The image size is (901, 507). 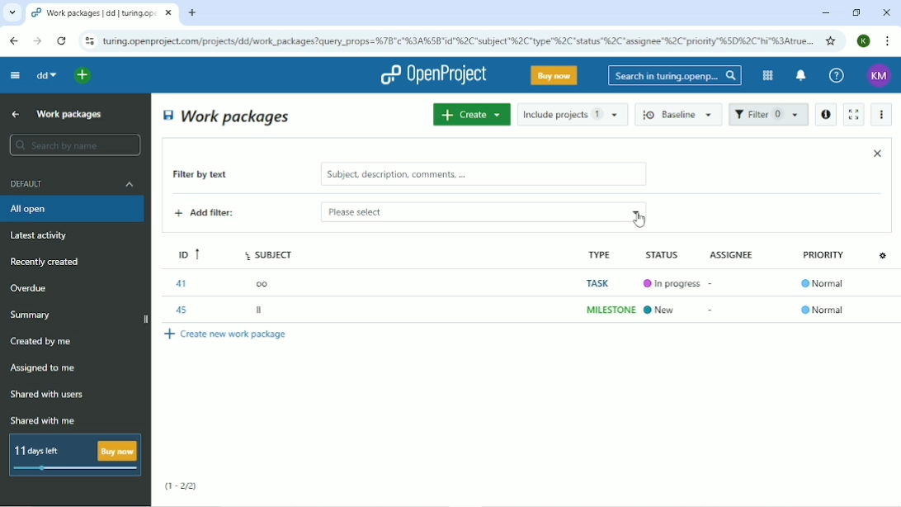 What do you see at coordinates (73, 183) in the screenshot?
I see `Default` at bounding box center [73, 183].